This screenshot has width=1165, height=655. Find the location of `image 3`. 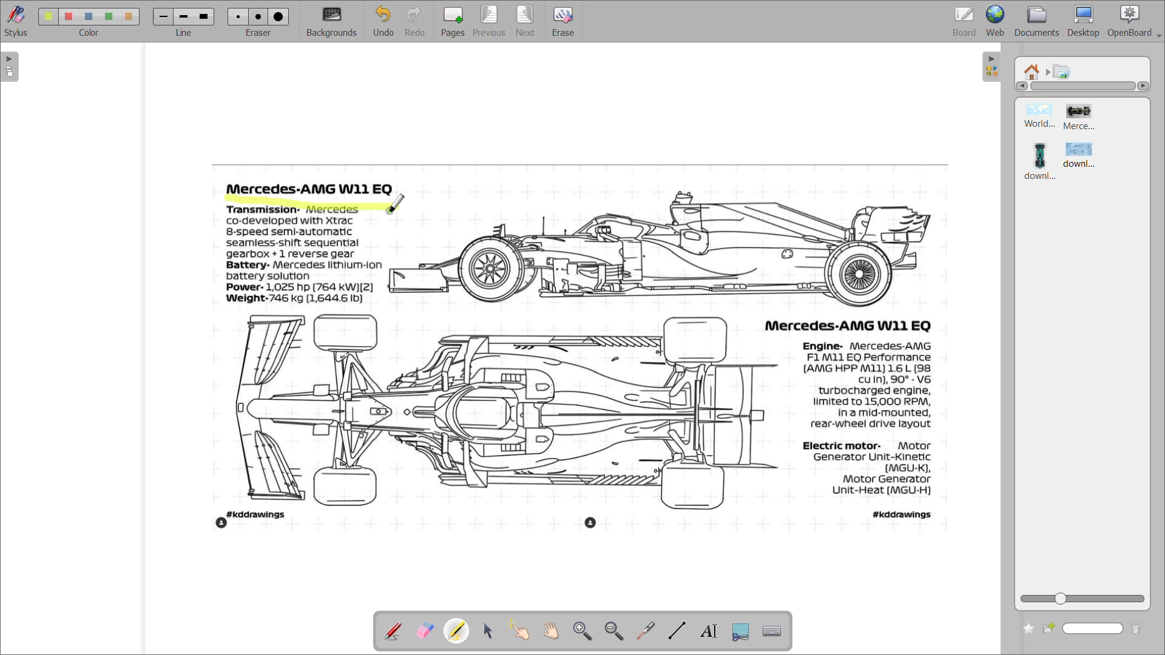

image 3 is located at coordinates (1038, 160).